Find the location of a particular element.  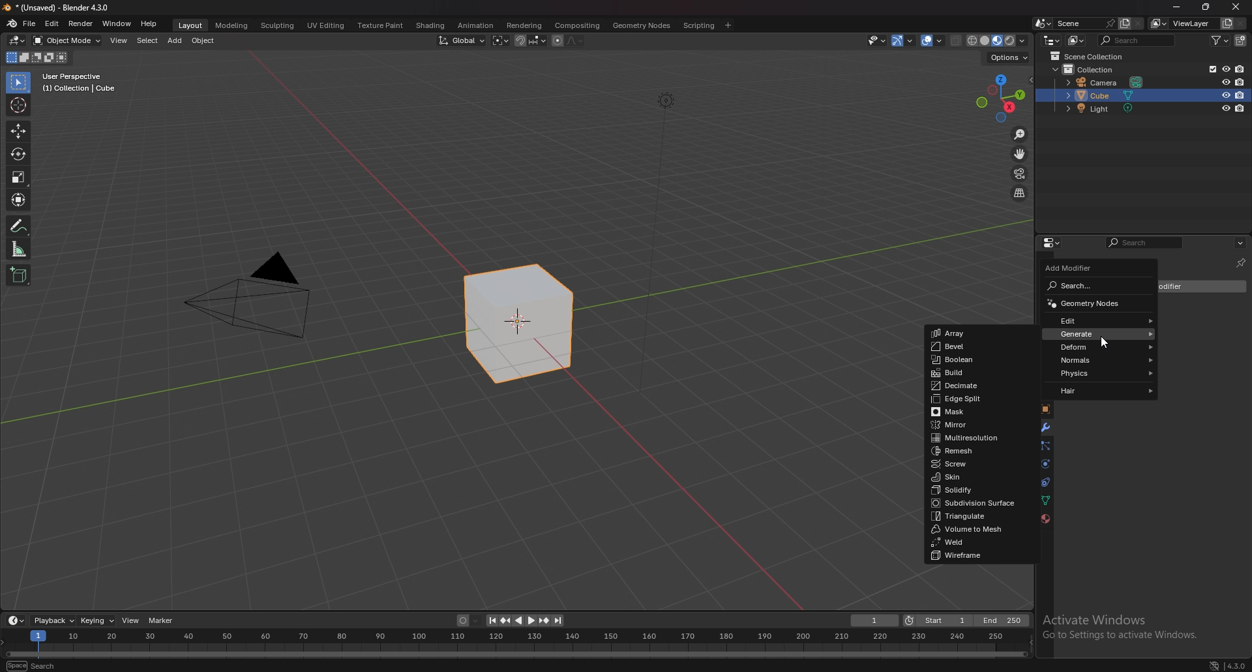

modifier is located at coordinates (1044, 428).